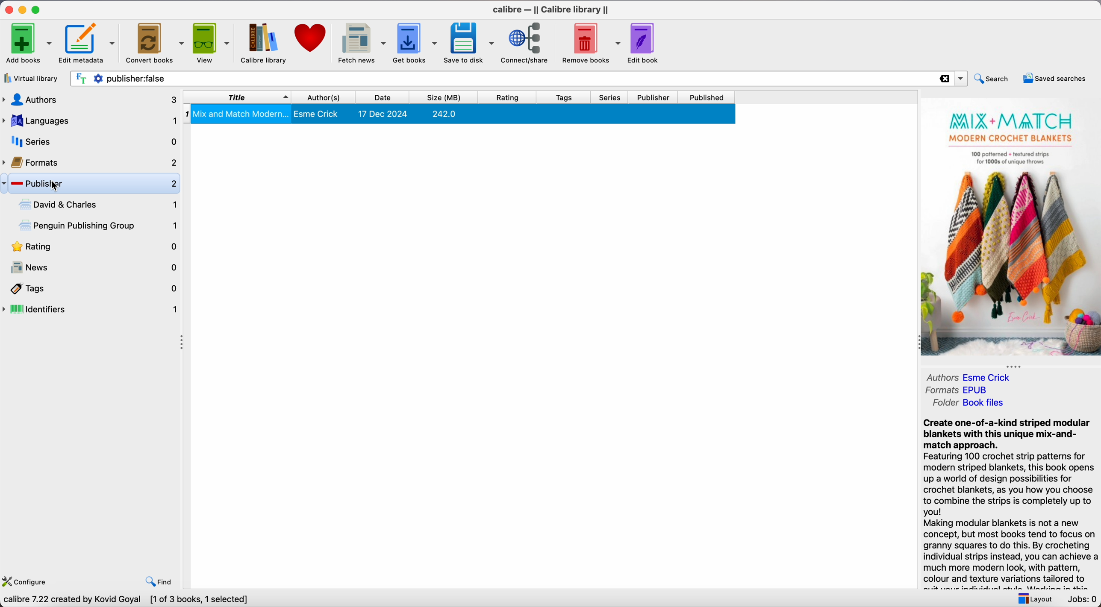 This screenshot has height=607, width=1101. Describe the element at coordinates (129, 600) in the screenshot. I see `calibre 7.22 created by Kovid Goyal [1 of 3 books, 1 selected]` at that location.